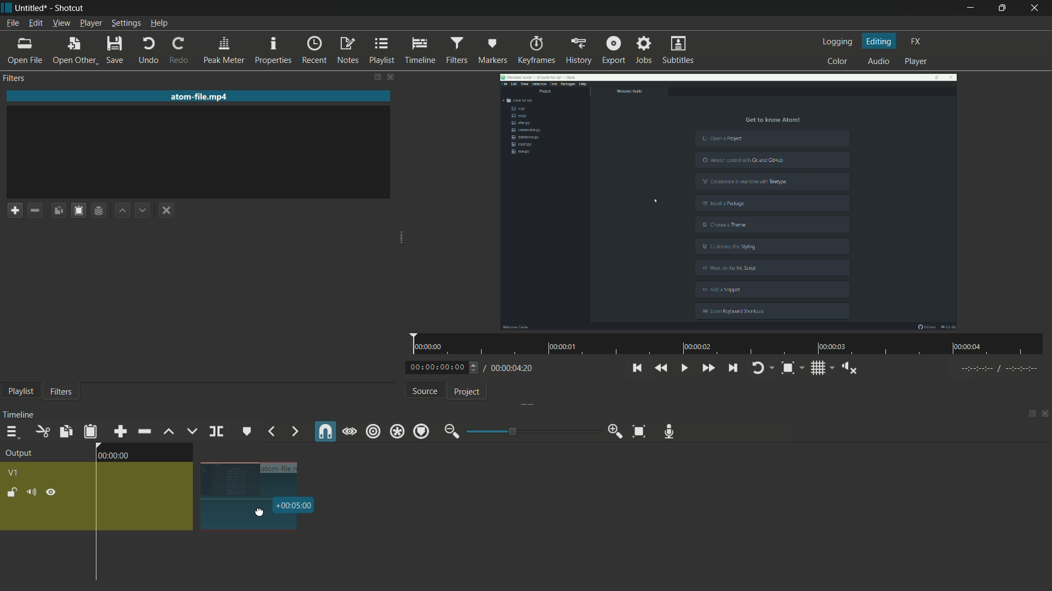  Describe the element at coordinates (421, 431) in the screenshot. I see `ripple marker` at that location.